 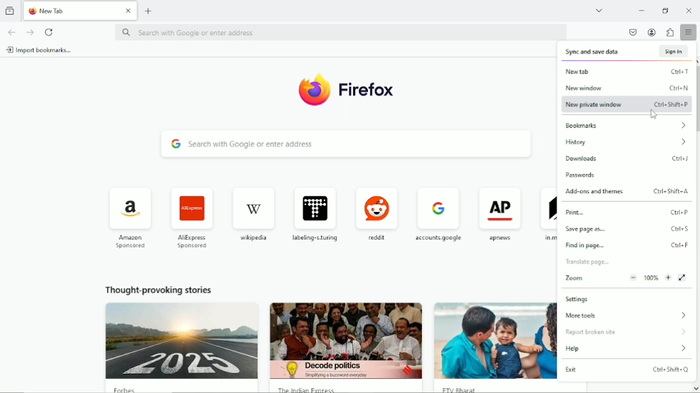 What do you see at coordinates (633, 31) in the screenshot?
I see `save to pocket` at bounding box center [633, 31].